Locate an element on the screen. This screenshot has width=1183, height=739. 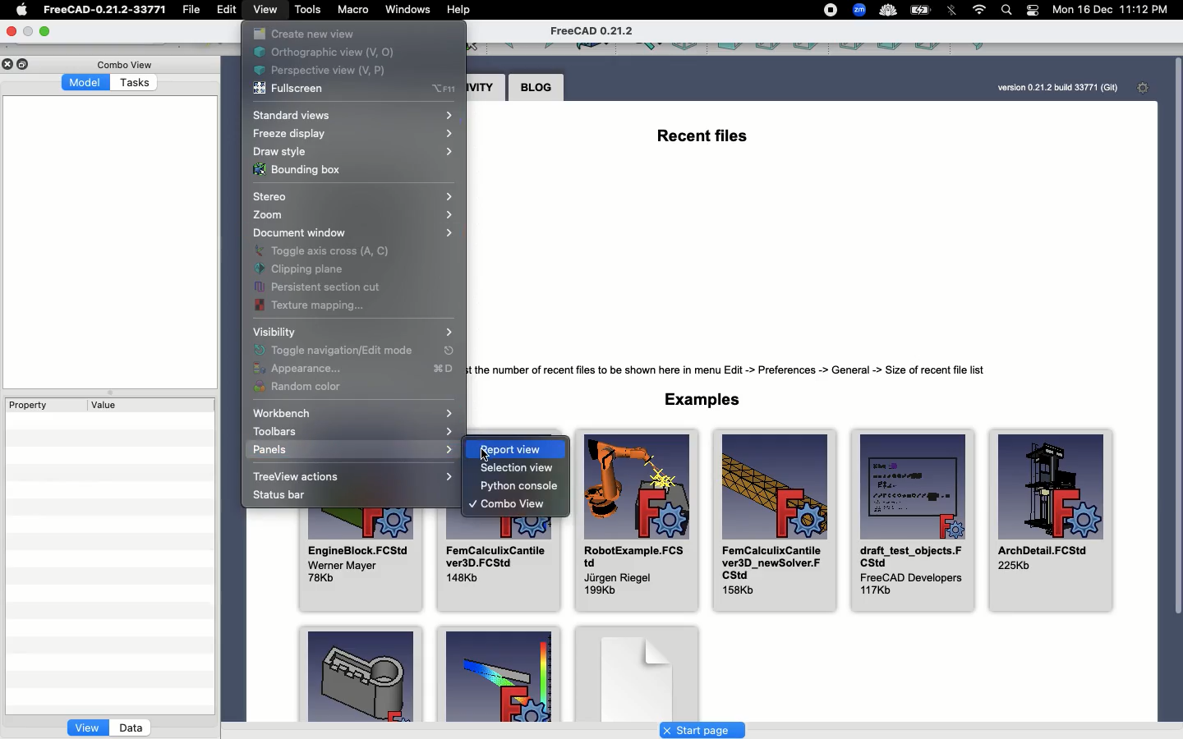
FemCalculixCantilever3D.FCStd 148Kb, is located at coordinates (500, 565).